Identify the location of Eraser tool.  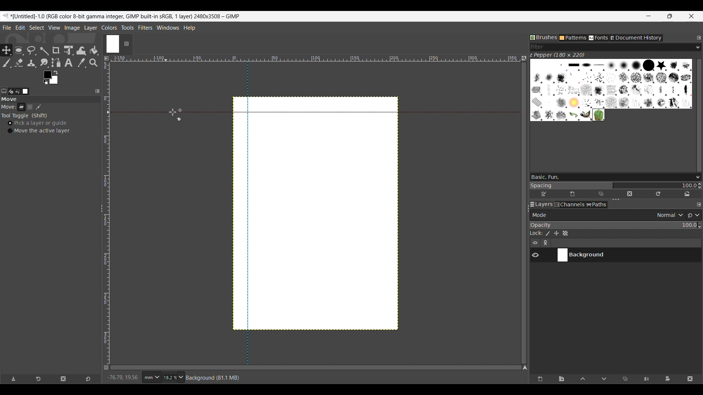
(18, 63).